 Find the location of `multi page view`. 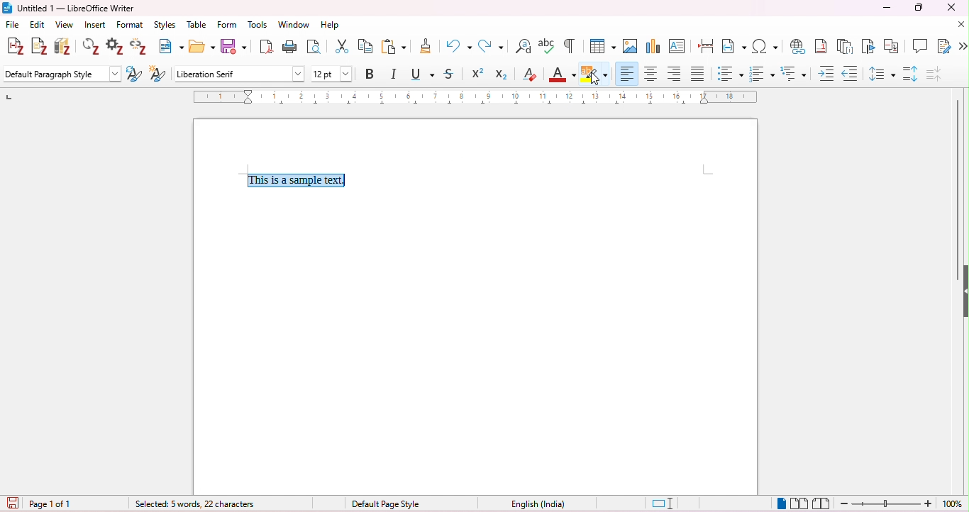

multi page view is located at coordinates (799, 503).